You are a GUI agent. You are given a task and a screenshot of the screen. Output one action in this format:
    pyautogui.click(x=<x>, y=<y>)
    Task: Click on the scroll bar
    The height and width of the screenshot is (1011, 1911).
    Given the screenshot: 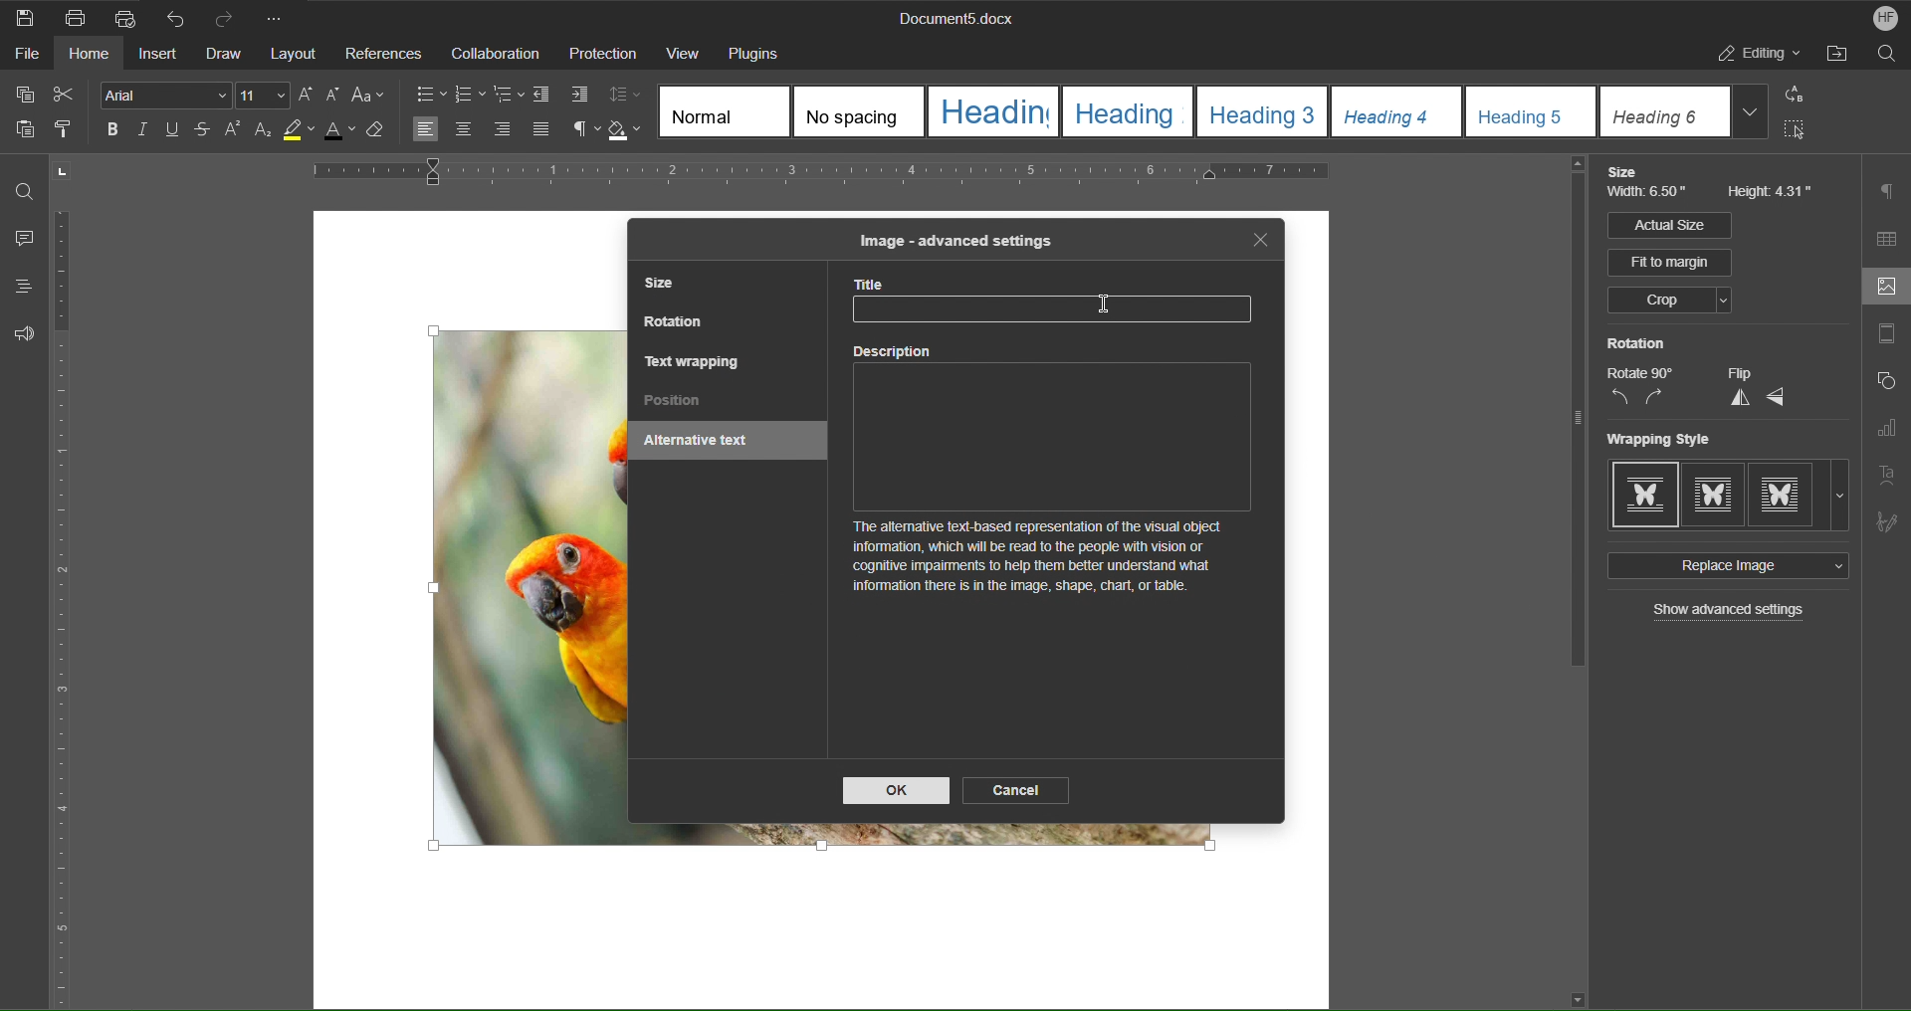 What is the action you would take?
    pyautogui.click(x=1573, y=418)
    